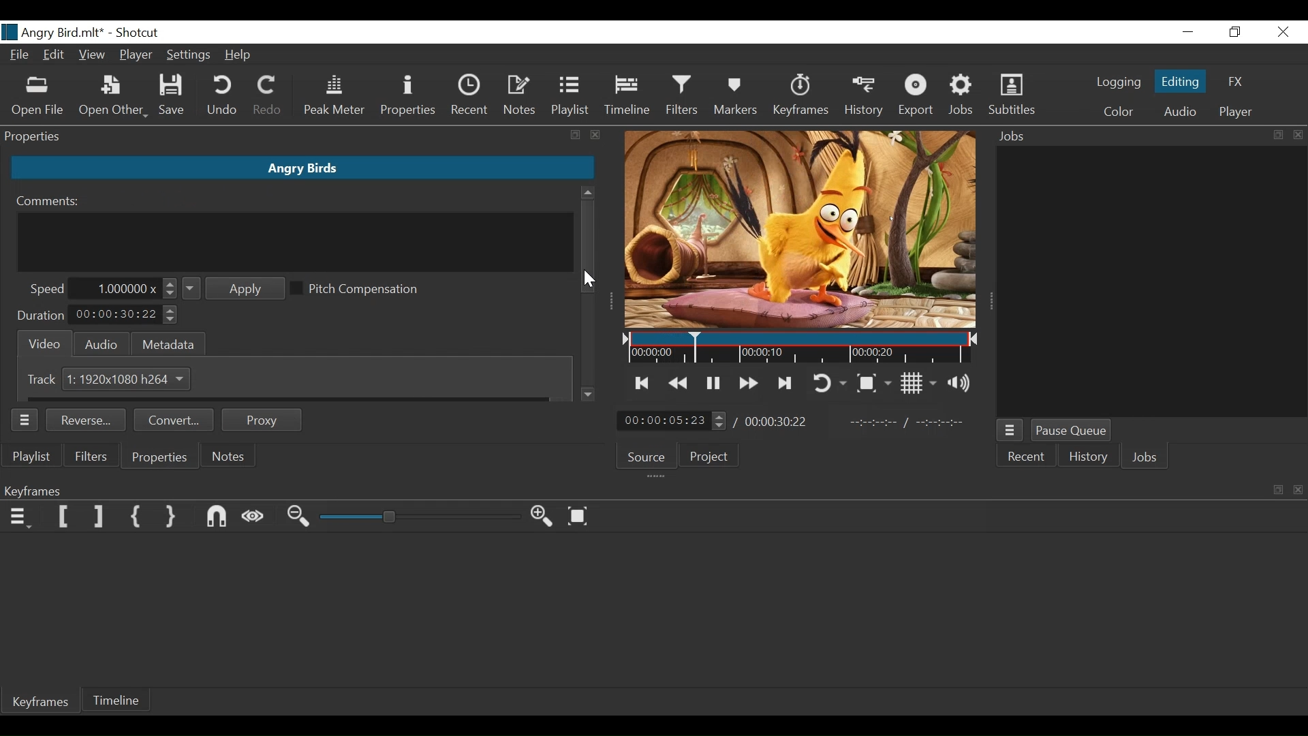  I want to click on Keyframes, so click(42, 703).